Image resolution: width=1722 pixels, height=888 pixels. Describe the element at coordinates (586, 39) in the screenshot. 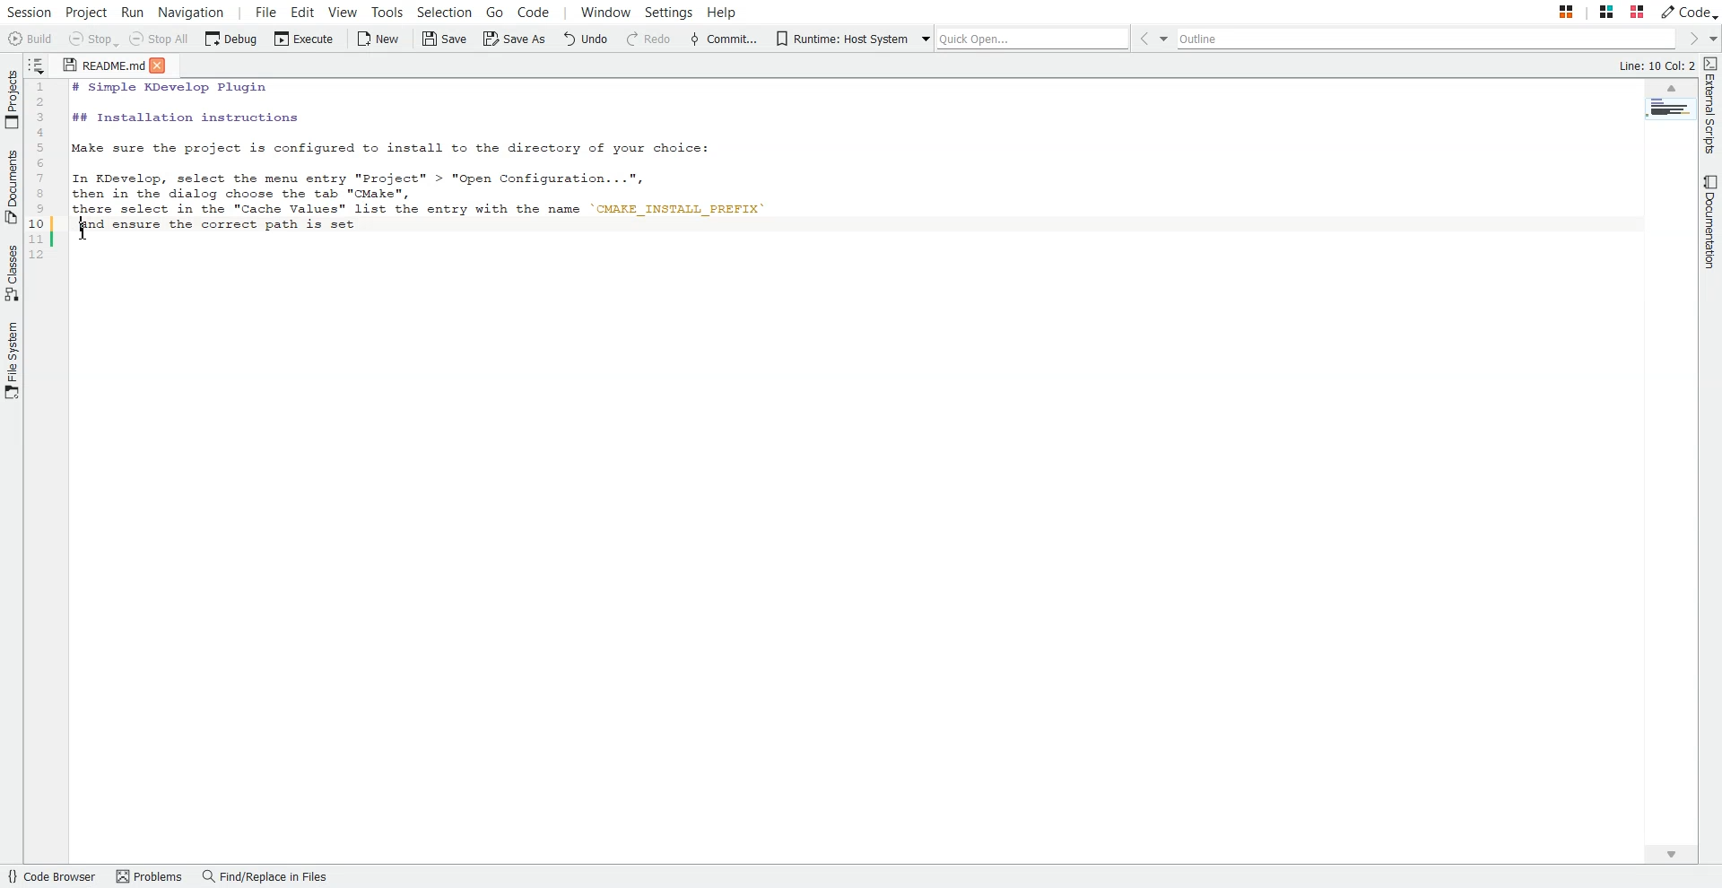

I see `Undo` at that location.